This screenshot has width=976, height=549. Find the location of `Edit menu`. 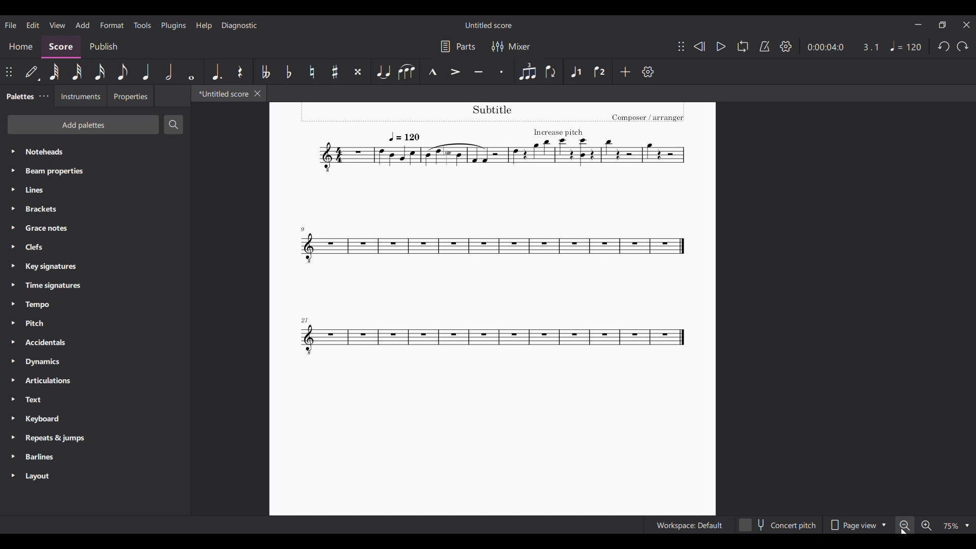

Edit menu is located at coordinates (33, 25).